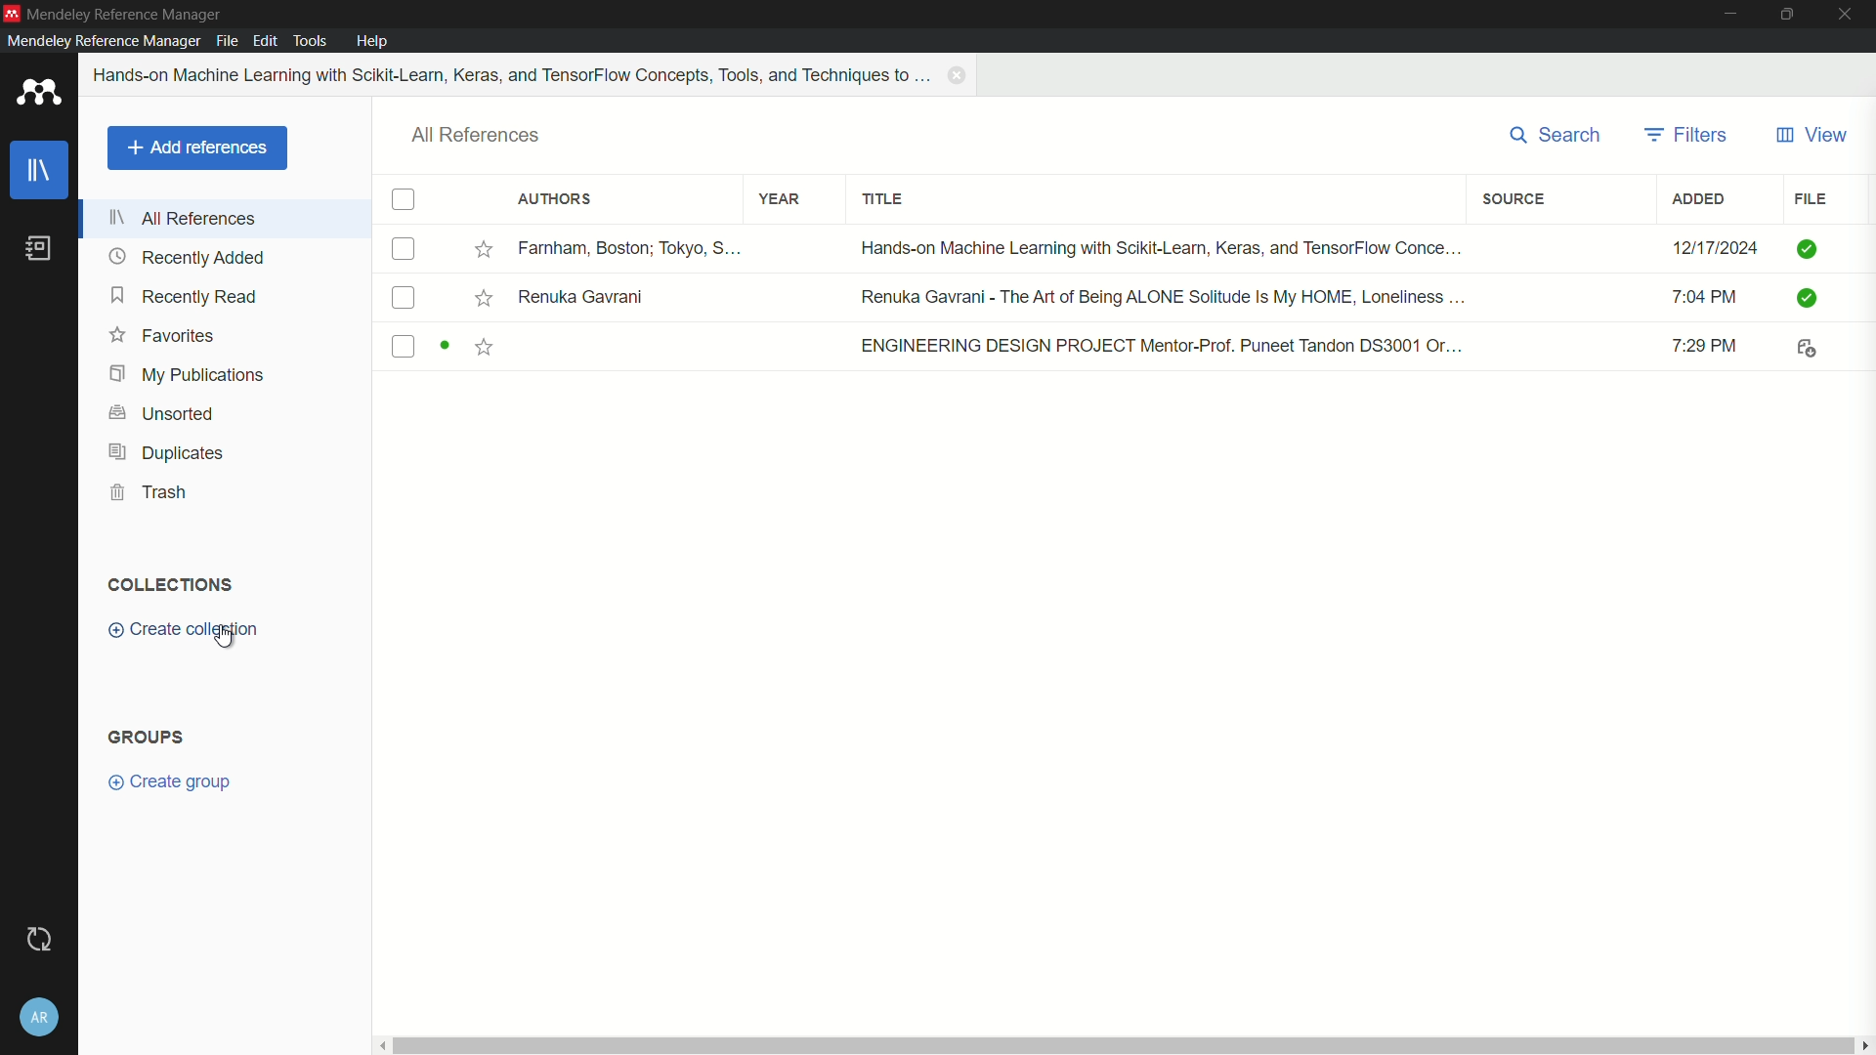  What do you see at coordinates (1115, 249) in the screenshot?
I see `book-1` at bounding box center [1115, 249].